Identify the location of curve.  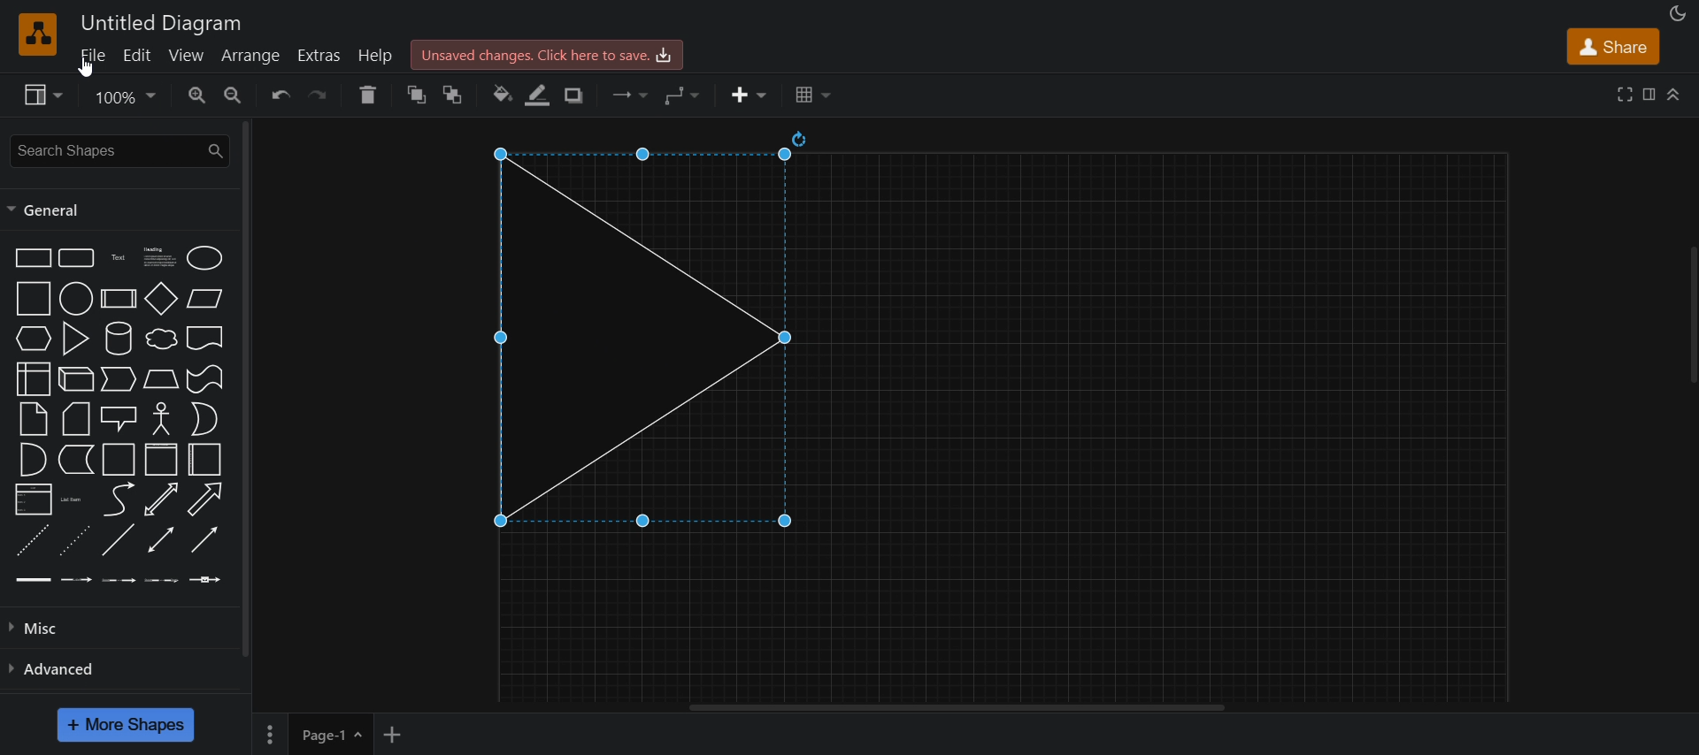
(119, 339).